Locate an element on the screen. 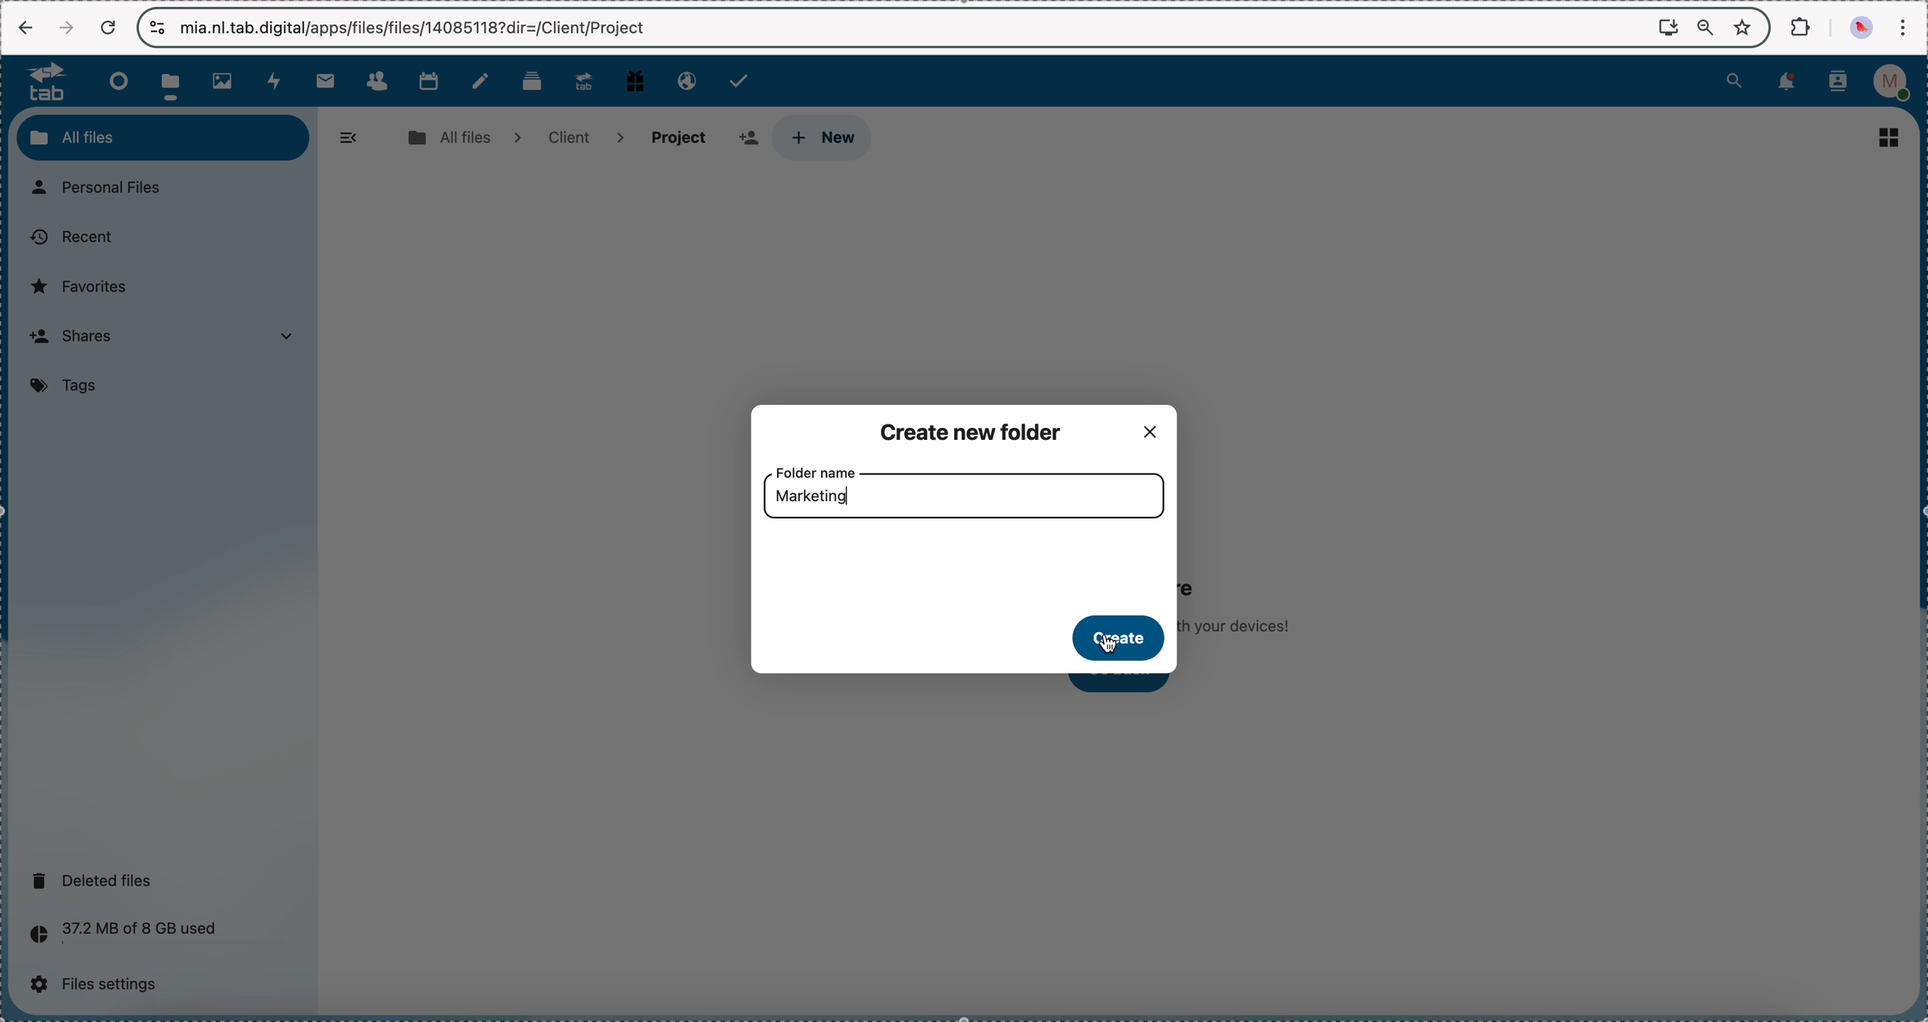  customize and control Google Chrome is located at coordinates (1902, 27).